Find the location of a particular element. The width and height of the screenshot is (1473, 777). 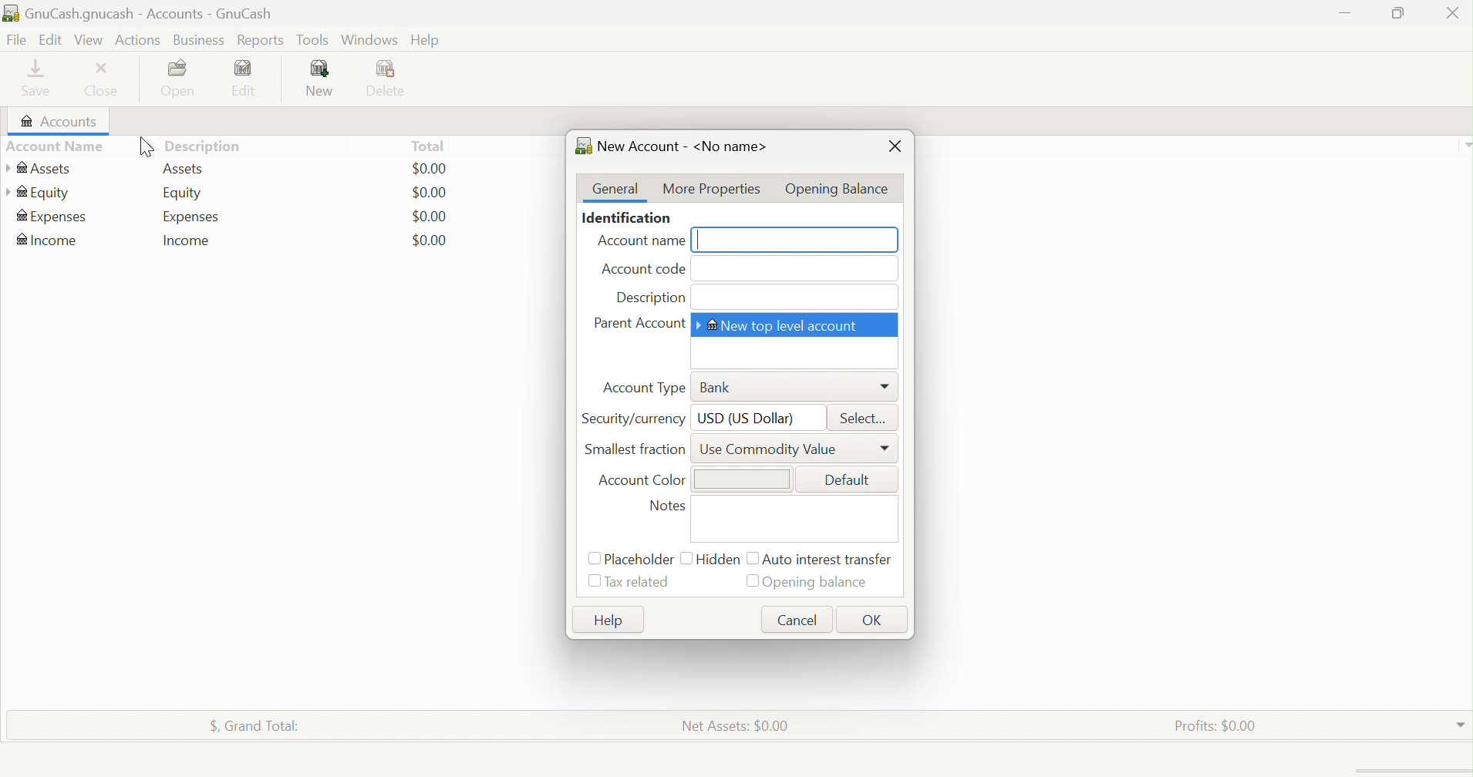

View is located at coordinates (89, 40).